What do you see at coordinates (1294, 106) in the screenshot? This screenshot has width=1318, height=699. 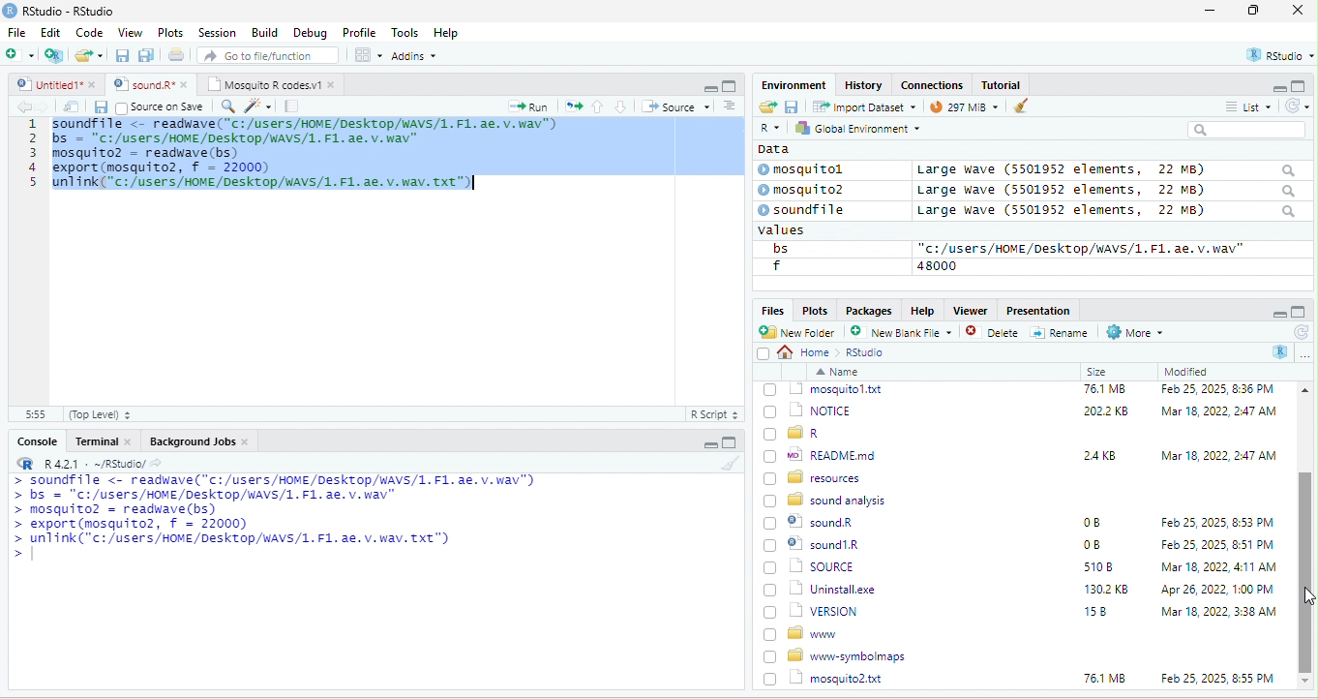 I see `refresh` at bounding box center [1294, 106].